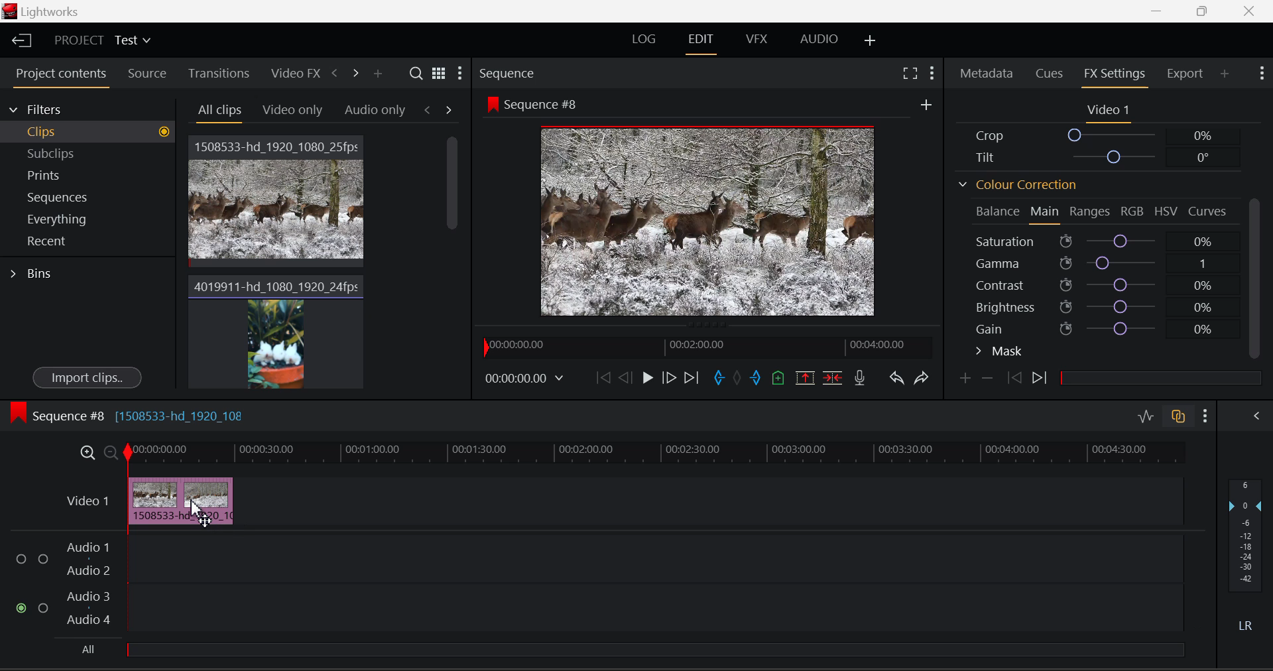 The width and height of the screenshot is (1273, 671). I want to click on Scroll Bar, so click(450, 200).